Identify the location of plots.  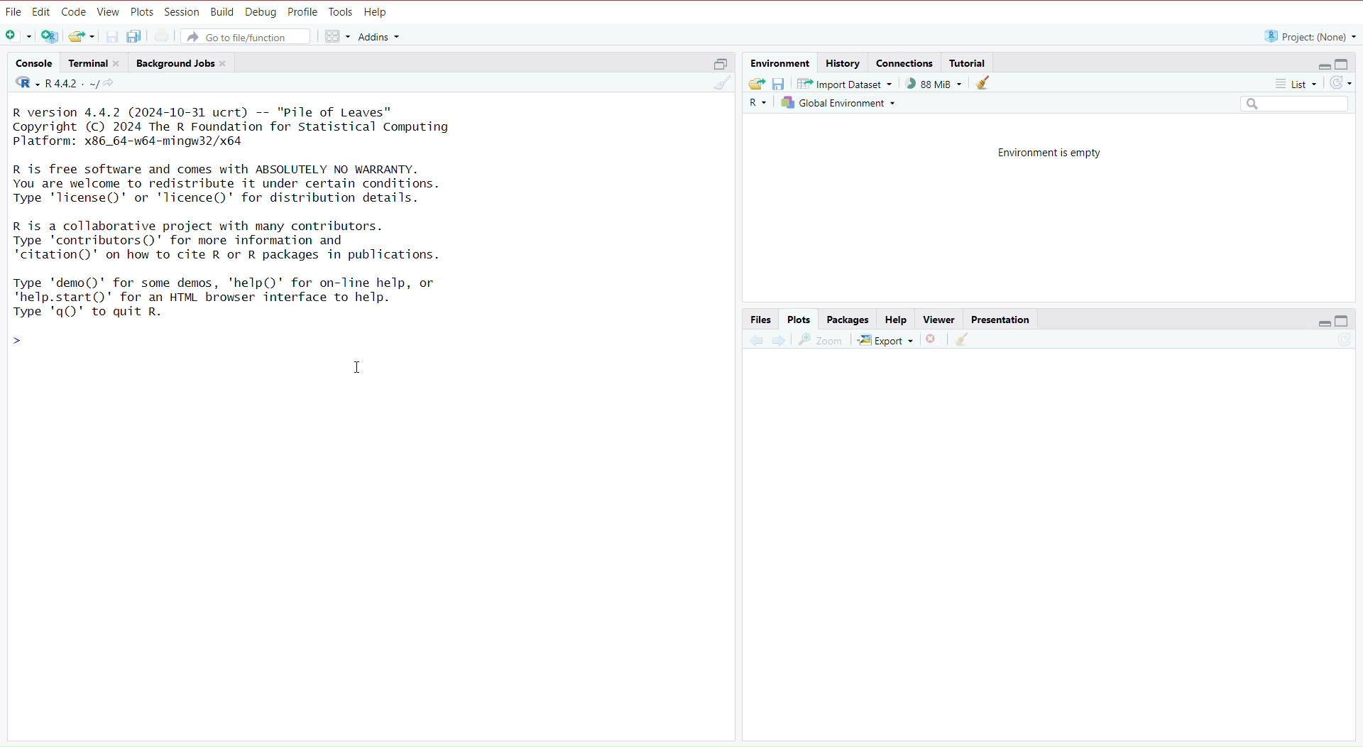
(142, 11).